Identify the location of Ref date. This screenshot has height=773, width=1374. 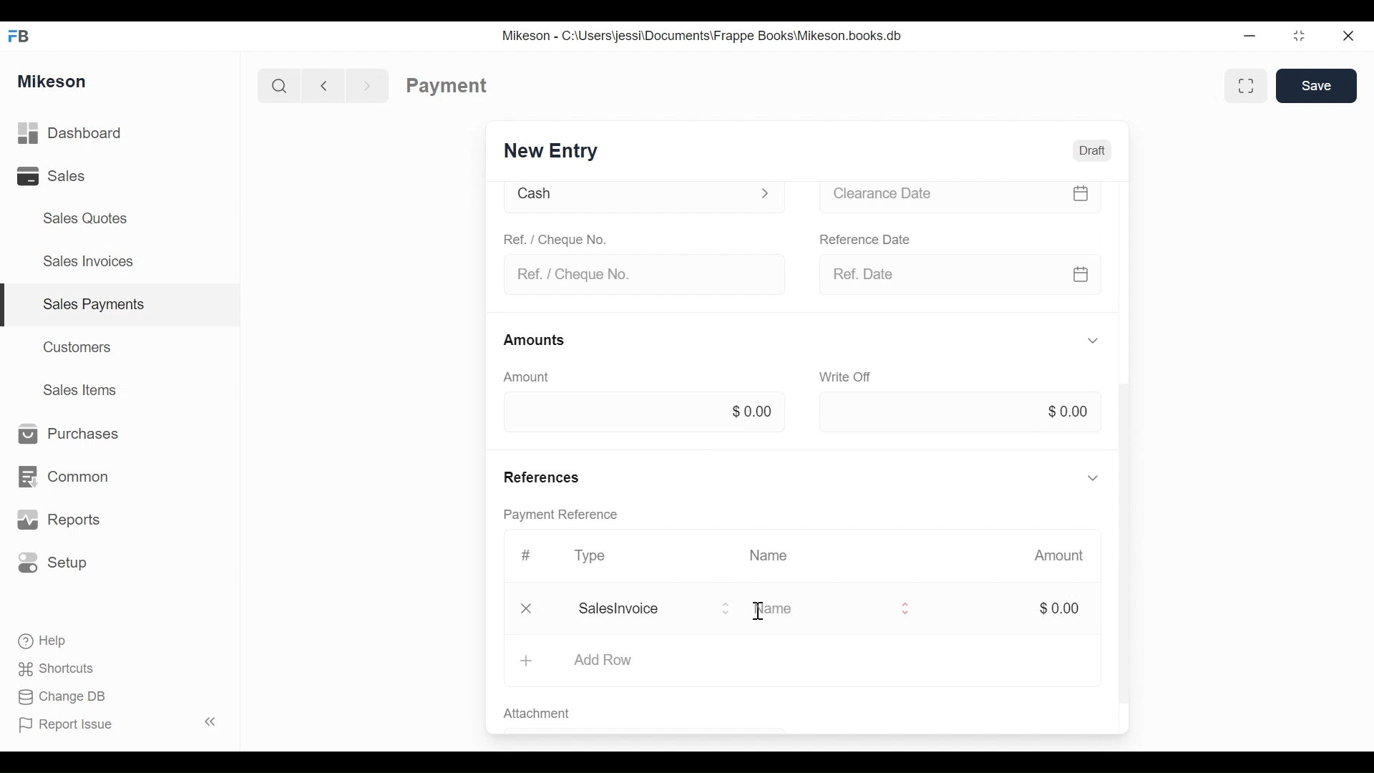
(965, 276).